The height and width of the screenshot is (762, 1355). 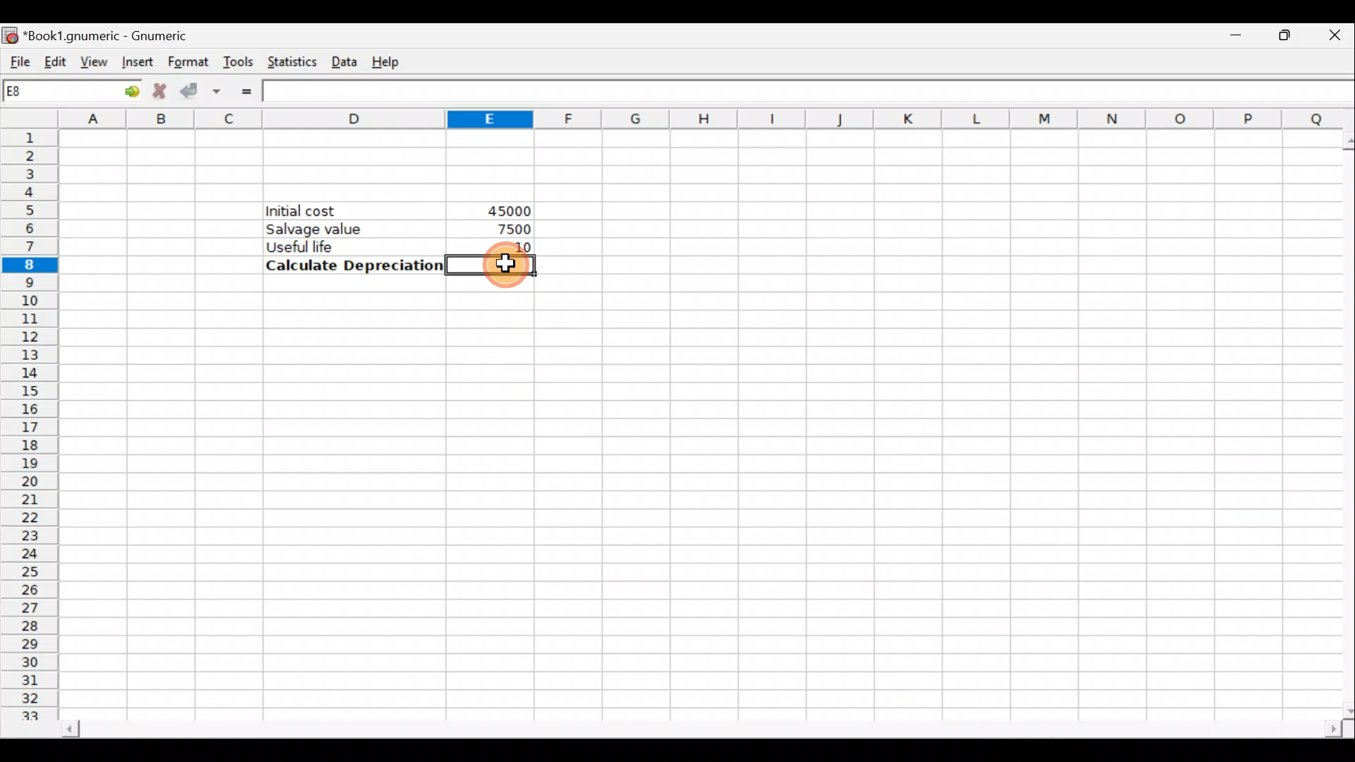 What do you see at coordinates (809, 91) in the screenshot?
I see `Formula bar` at bounding box center [809, 91].